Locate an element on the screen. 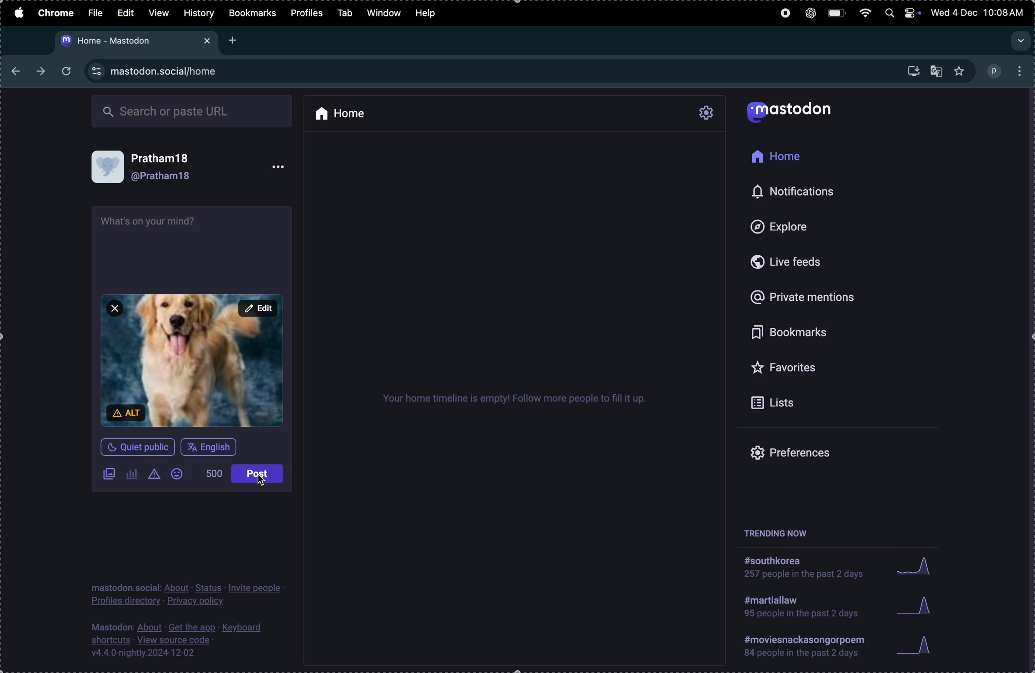 This screenshot has width=1035, height=673. Tab is located at coordinates (344, 12).